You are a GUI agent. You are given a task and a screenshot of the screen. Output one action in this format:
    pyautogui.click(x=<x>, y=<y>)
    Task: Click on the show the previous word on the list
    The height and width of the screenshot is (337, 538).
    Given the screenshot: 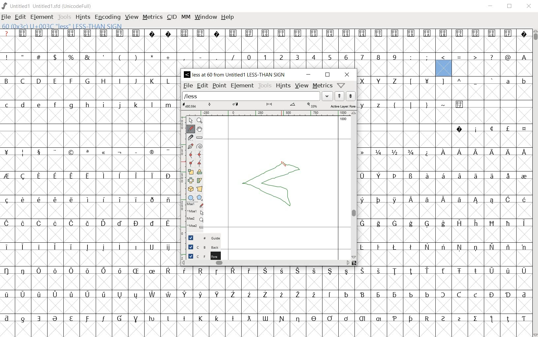 What is the action you would take?
    pyautogui.click(x=351, y=96)
    